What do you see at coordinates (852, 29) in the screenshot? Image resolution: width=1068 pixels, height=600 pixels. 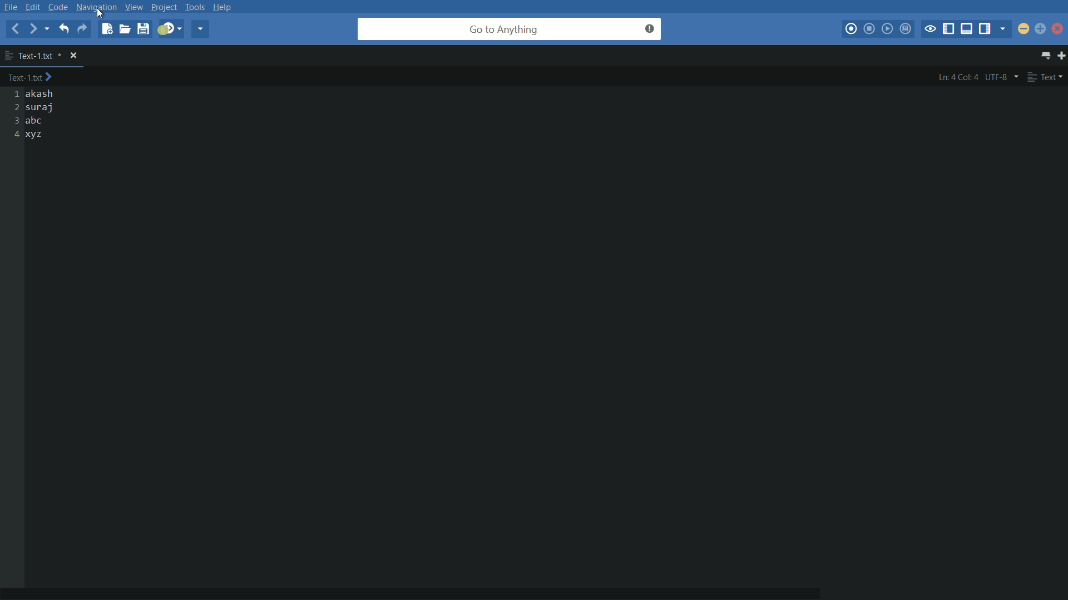 I see `start macro` at bounding box center [852, 29].